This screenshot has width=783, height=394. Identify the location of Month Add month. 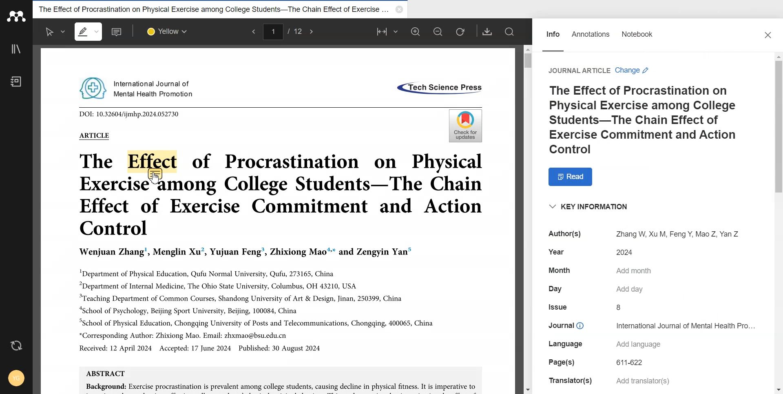
(602, 271).